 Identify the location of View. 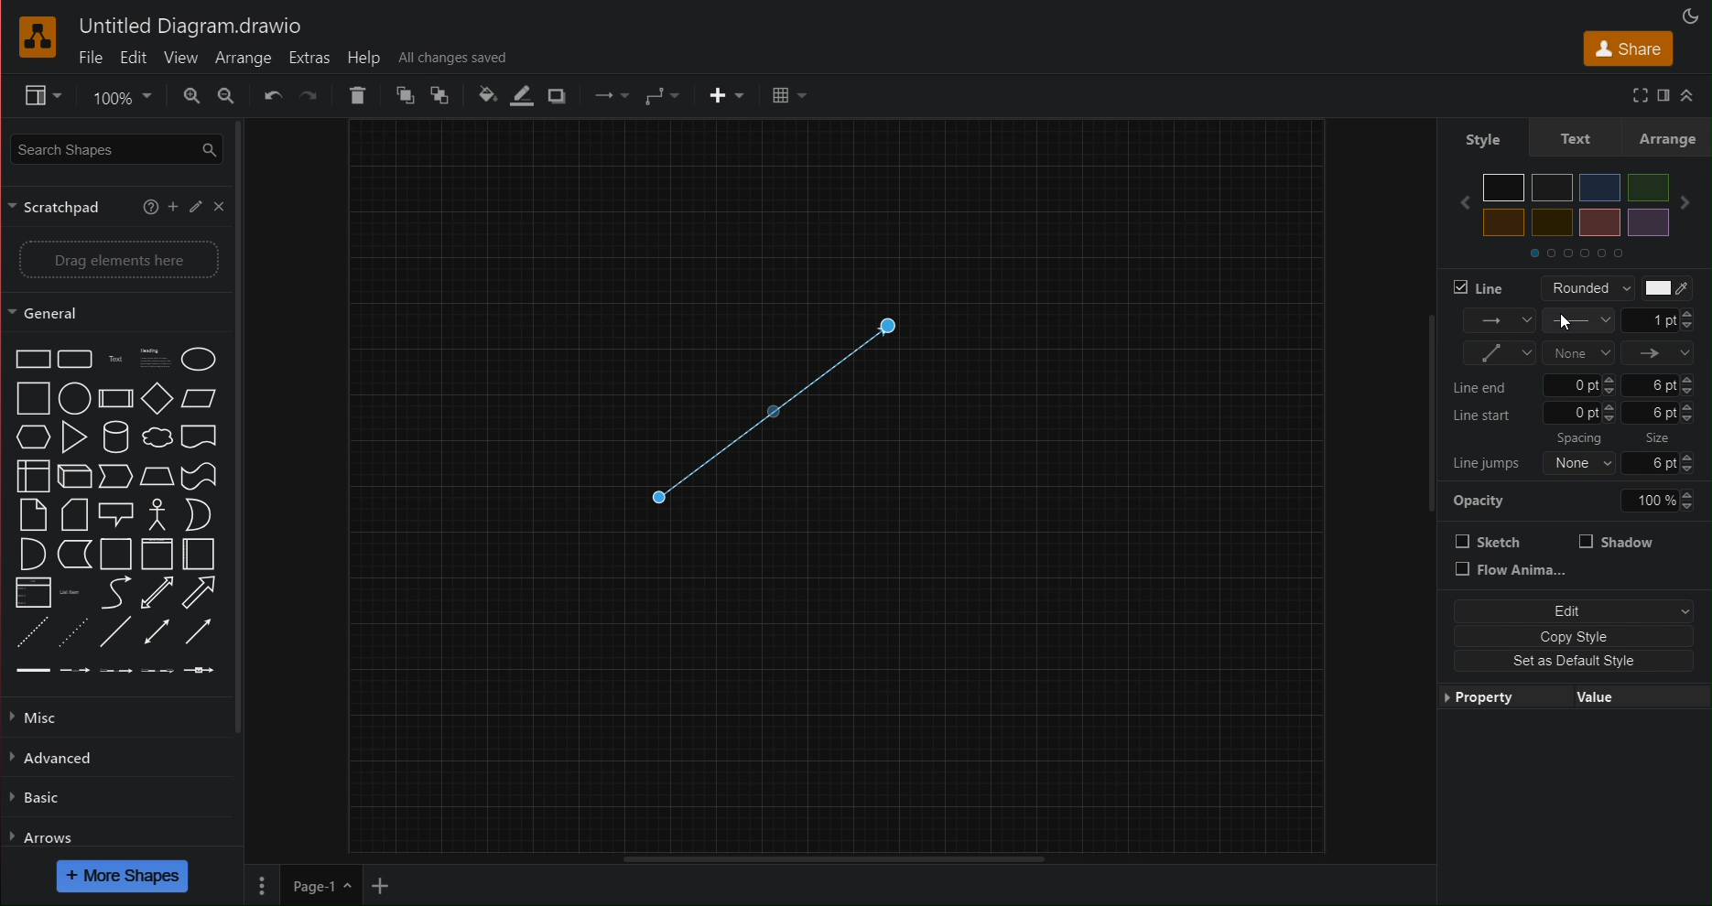
(179, 58).